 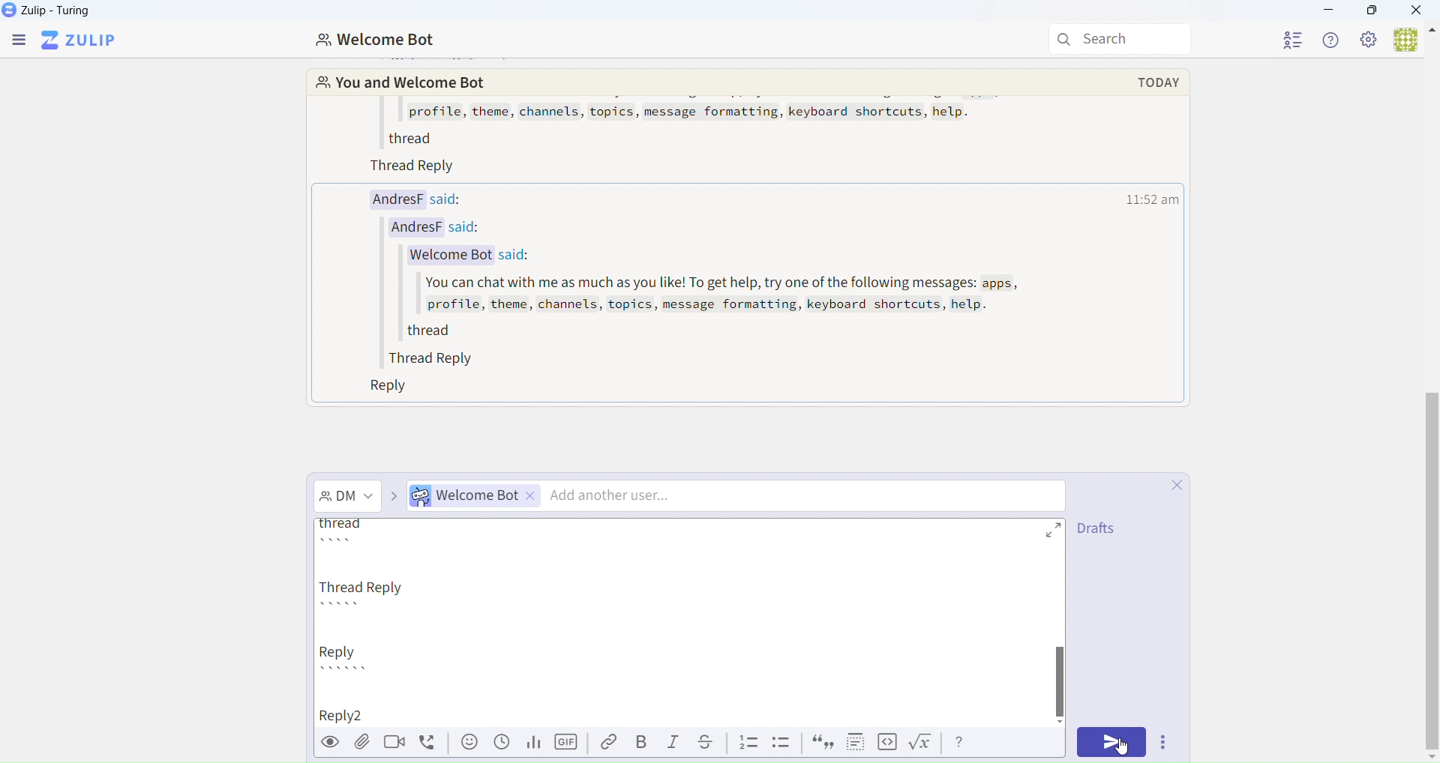 What do you see at coordinates (822, 744) in the screenshot?
I see `quote` at bounding box center [822, 744].